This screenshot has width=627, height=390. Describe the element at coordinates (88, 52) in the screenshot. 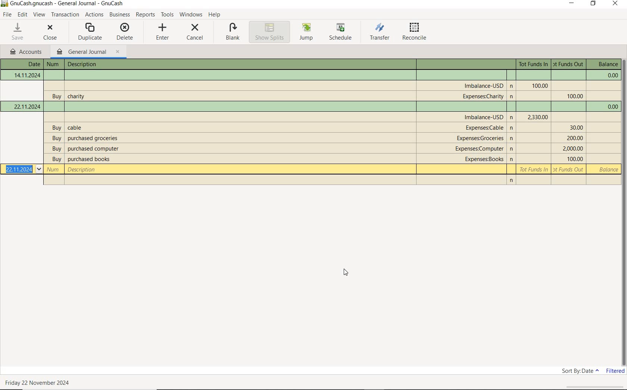

I see `GENERAL JOURNAL` at that location.